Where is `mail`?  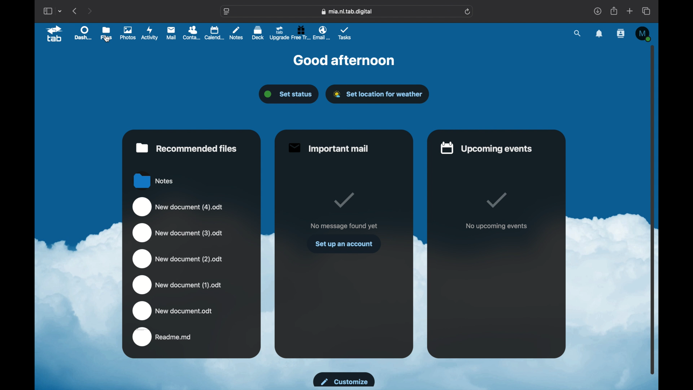
mail is located at coordinates (171, 33).